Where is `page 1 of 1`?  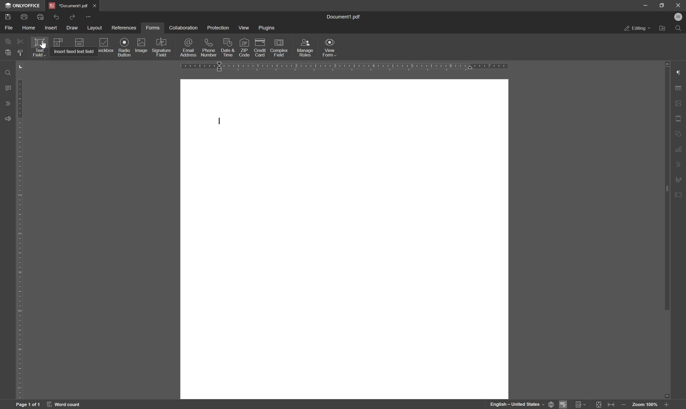 page 1 of 1 is located at coordinates (28, 405).